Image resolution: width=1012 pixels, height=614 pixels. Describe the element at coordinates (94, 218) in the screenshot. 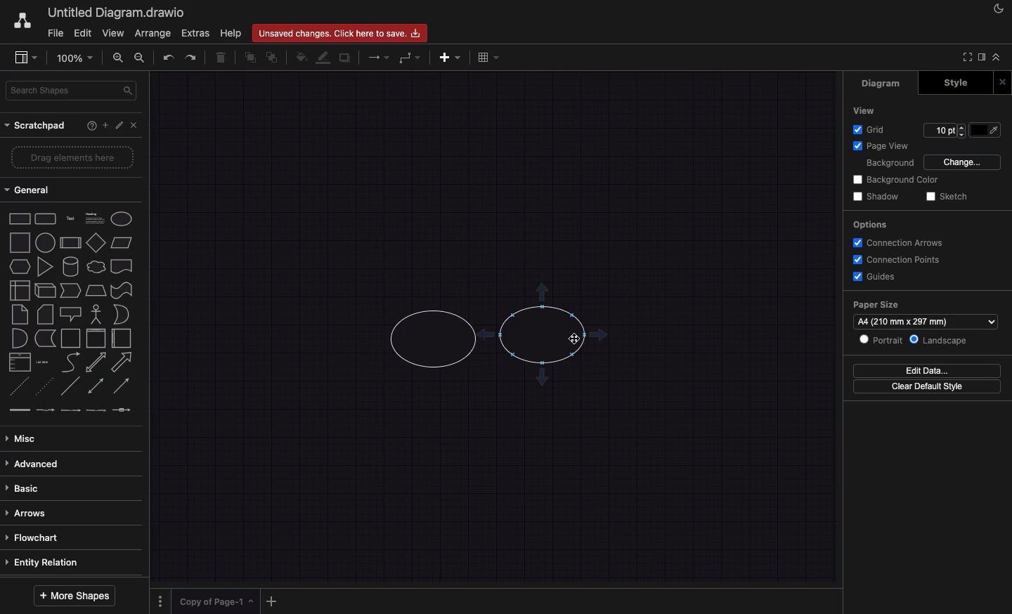

I see `heading` at that location.